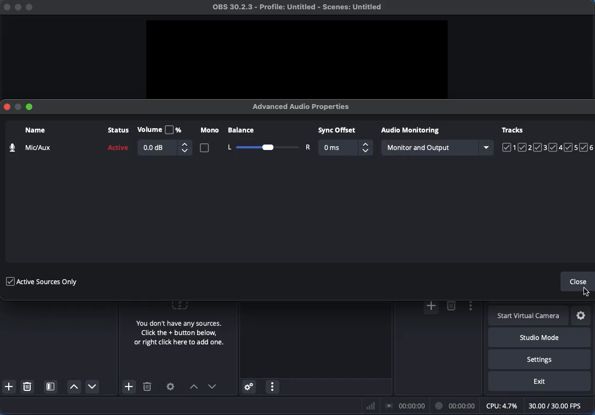 This screenshot has height=415, width=595. I want to click on delete, so click(451, 306).